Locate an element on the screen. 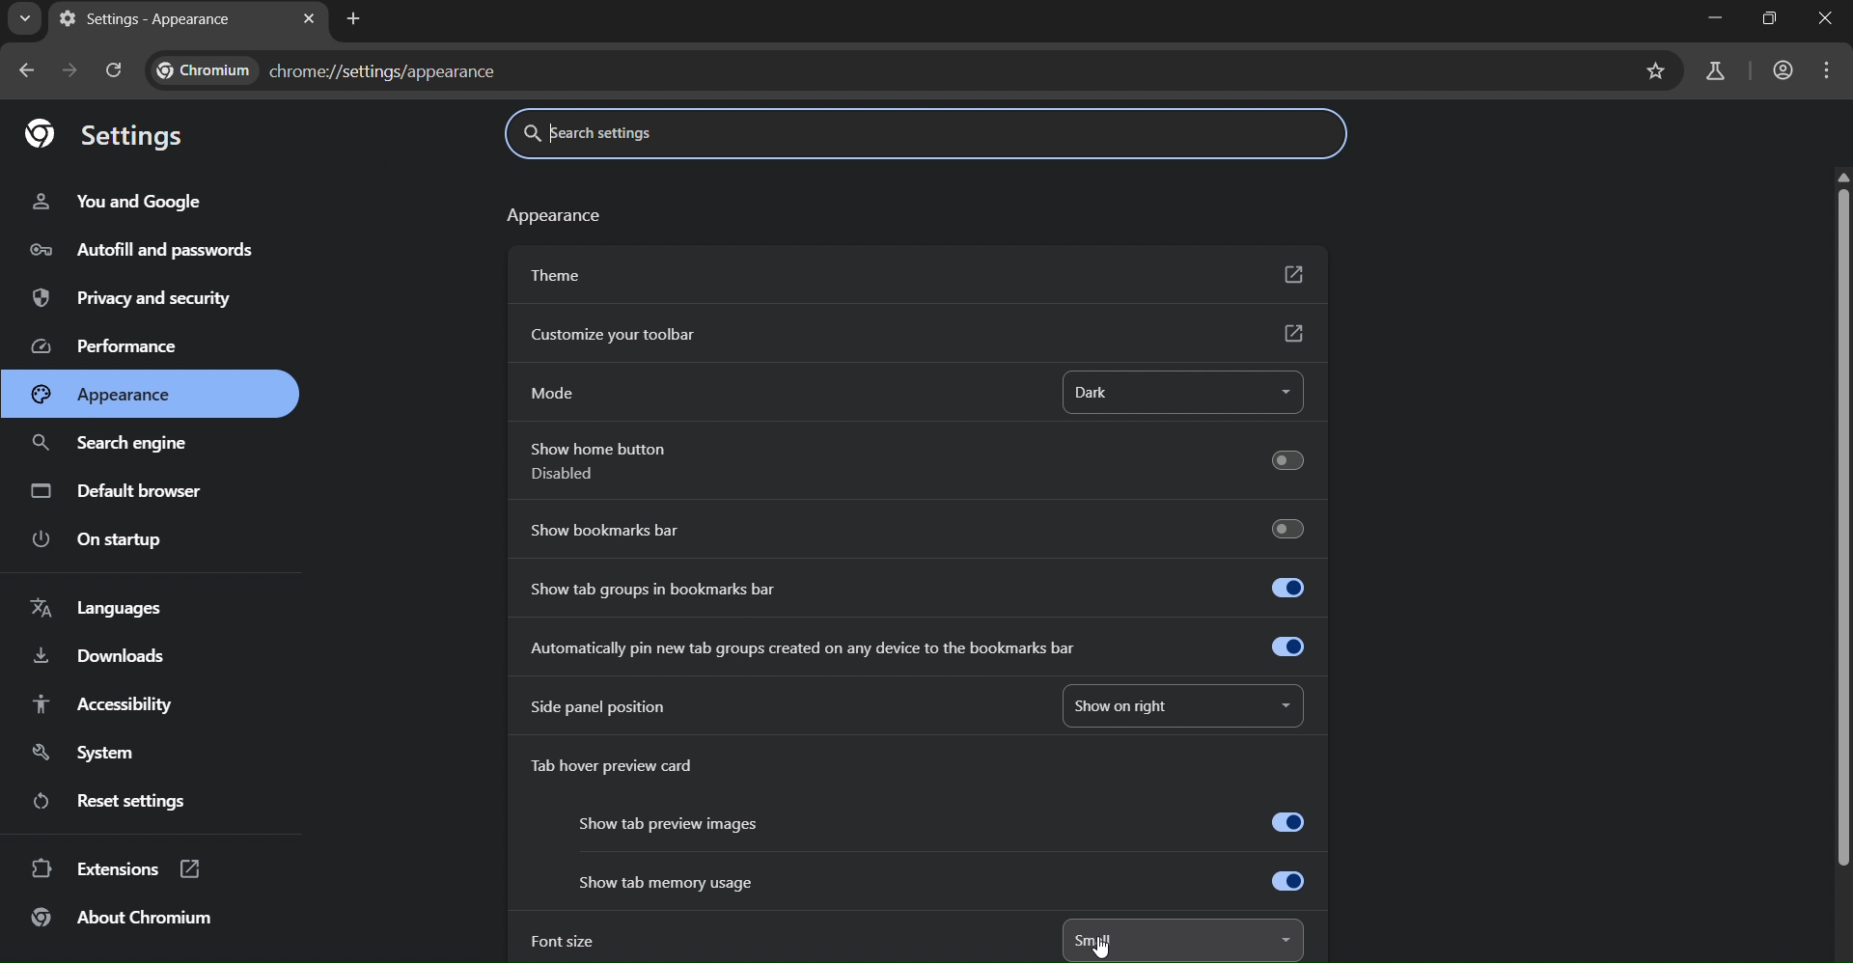  system is located at coordinates (83, 753).